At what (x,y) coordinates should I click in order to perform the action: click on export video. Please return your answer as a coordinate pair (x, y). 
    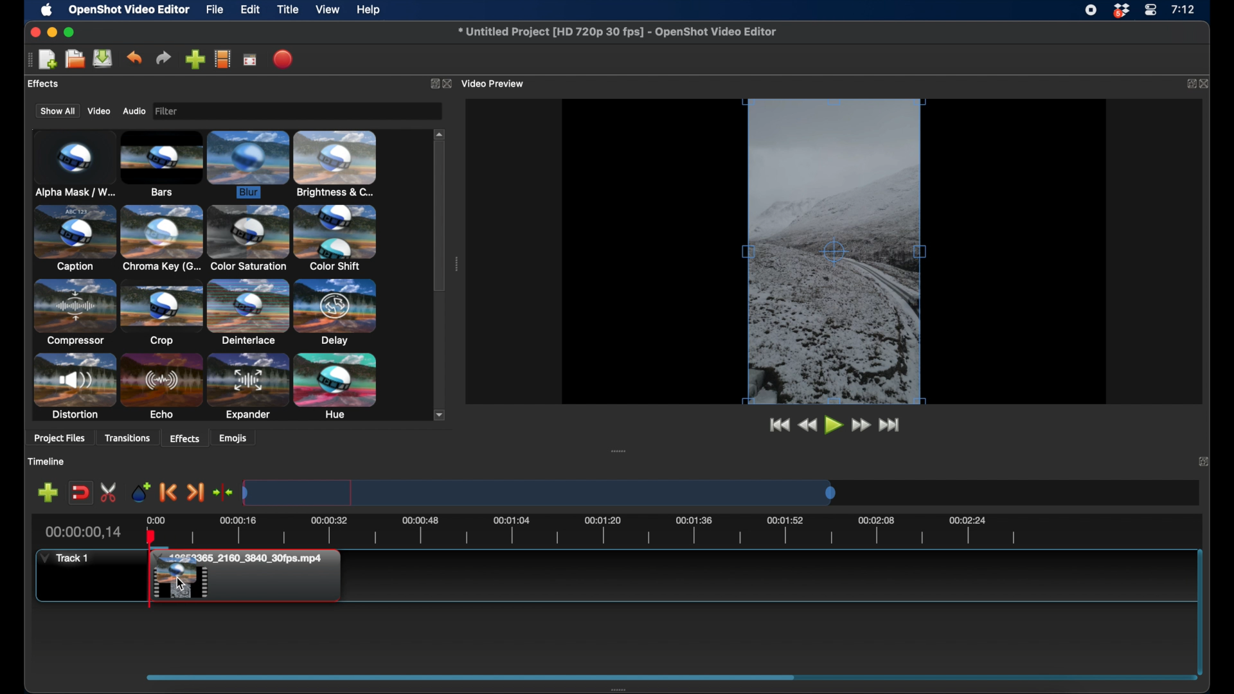
    Looking at the image, I should click on (285, 59).